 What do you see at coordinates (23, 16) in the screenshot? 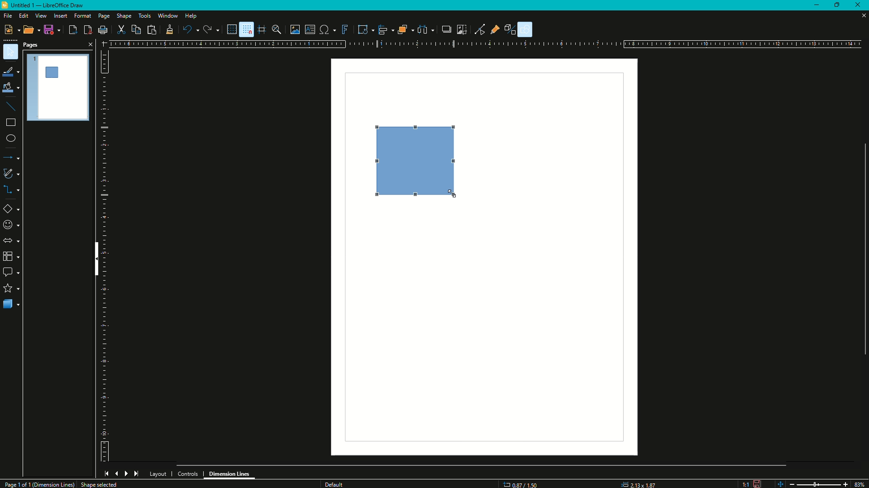
I see `Edit` at bounding box center [23, 16].